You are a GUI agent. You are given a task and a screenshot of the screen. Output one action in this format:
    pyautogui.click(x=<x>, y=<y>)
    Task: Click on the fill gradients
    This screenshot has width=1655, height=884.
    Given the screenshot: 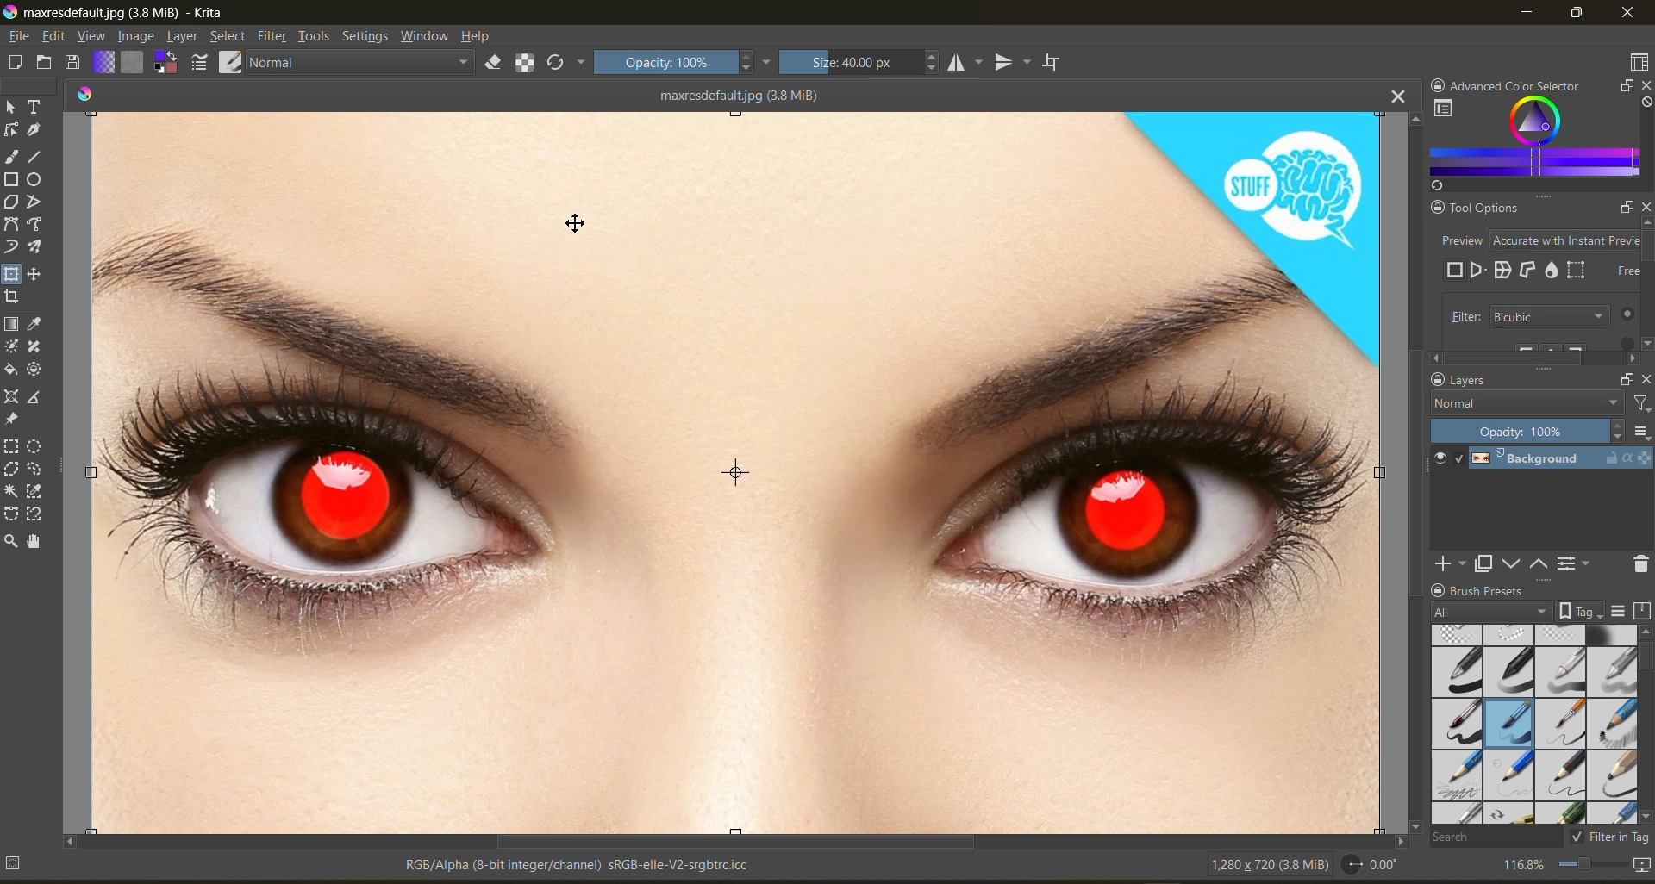 What is the action you would take?
    pyautogui.click(x=106, y=61)
    